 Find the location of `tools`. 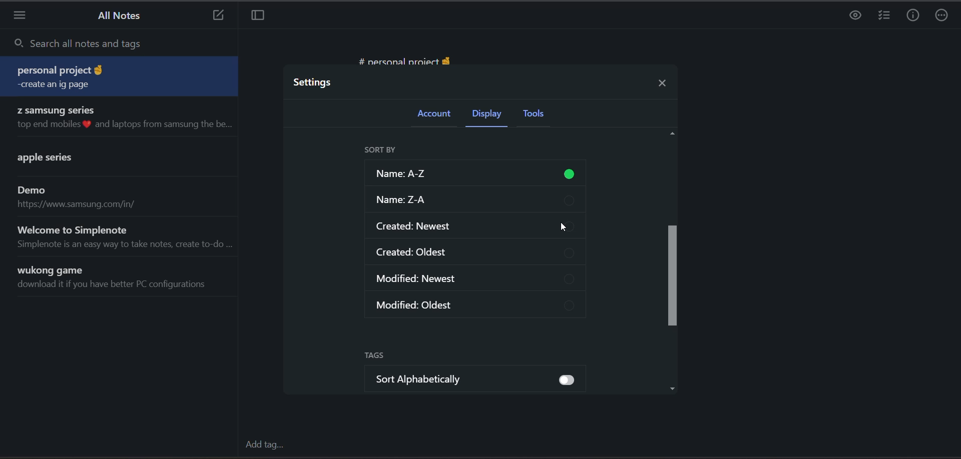

tools is located at coordinates (546, 117).